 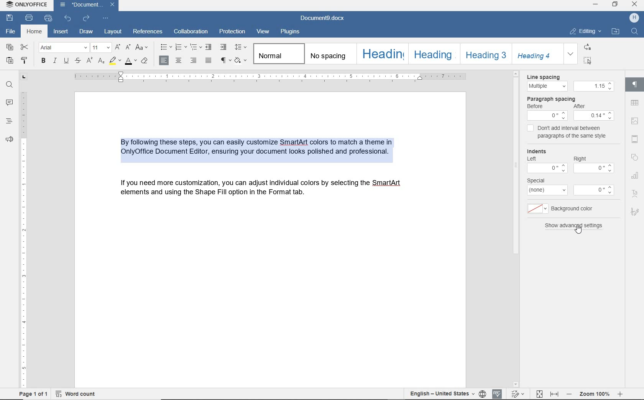 I want to click on paragraph line spacing, so click(x=240, y=47).